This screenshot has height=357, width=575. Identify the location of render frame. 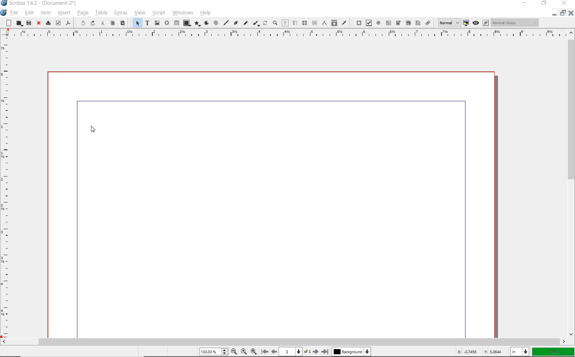
(166, 23).